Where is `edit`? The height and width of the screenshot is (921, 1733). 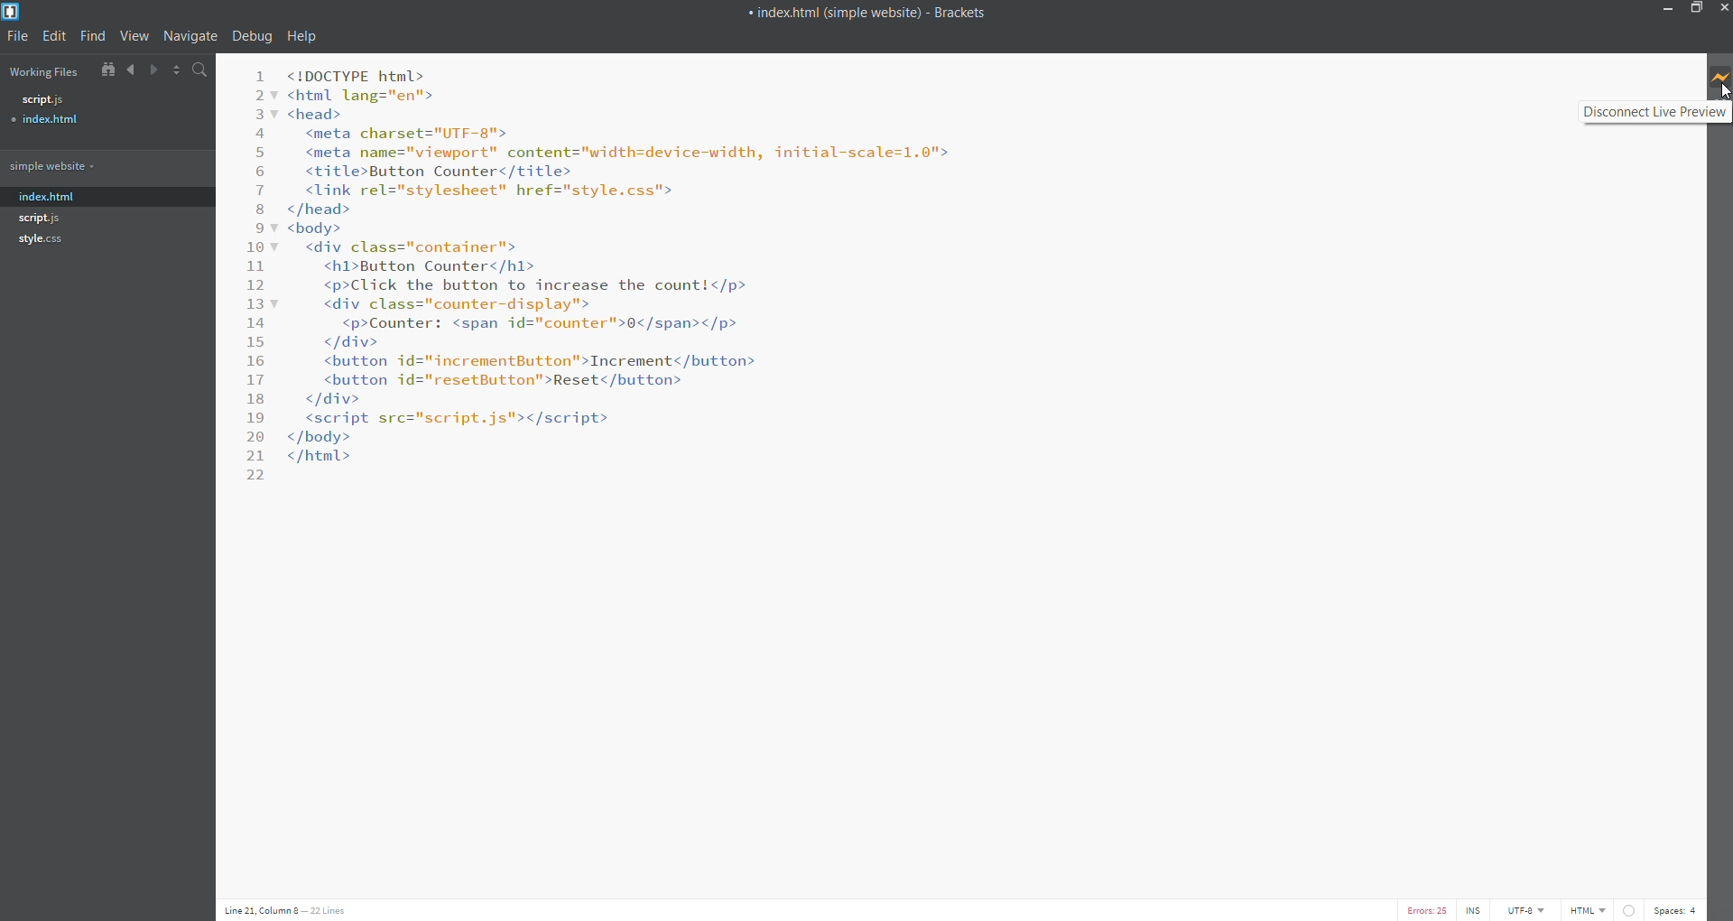
edit is located at coordinates (58, 35).